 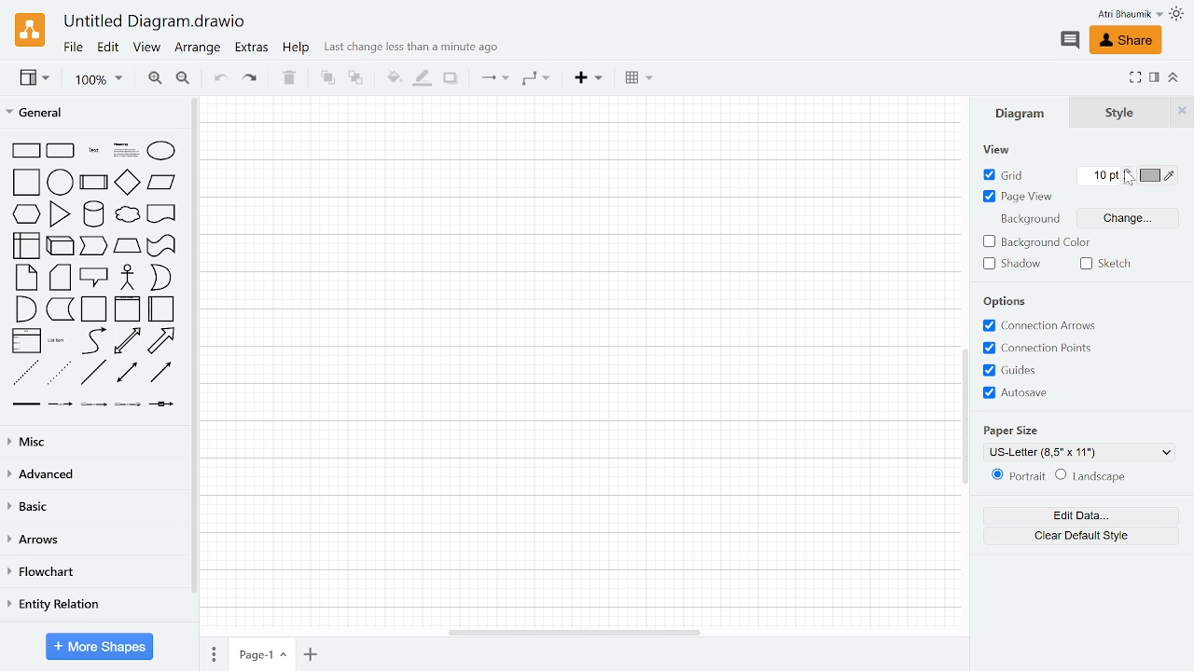 What do you see at coordinates (94, 541) in the screenshot?
I see `Arrows` at bounding box center [94, 541].